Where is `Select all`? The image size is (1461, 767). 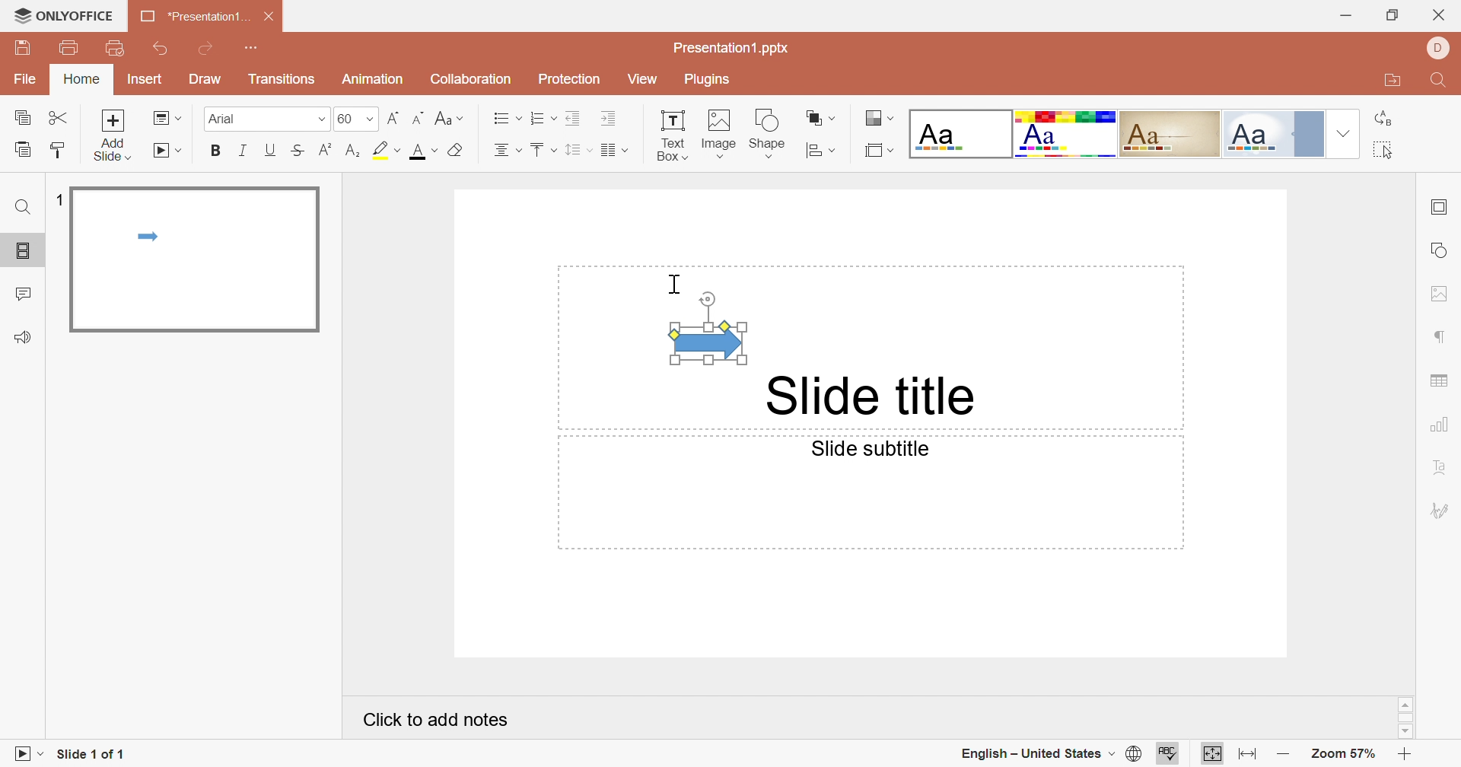
Select all is located at coordinates (1382, 149).